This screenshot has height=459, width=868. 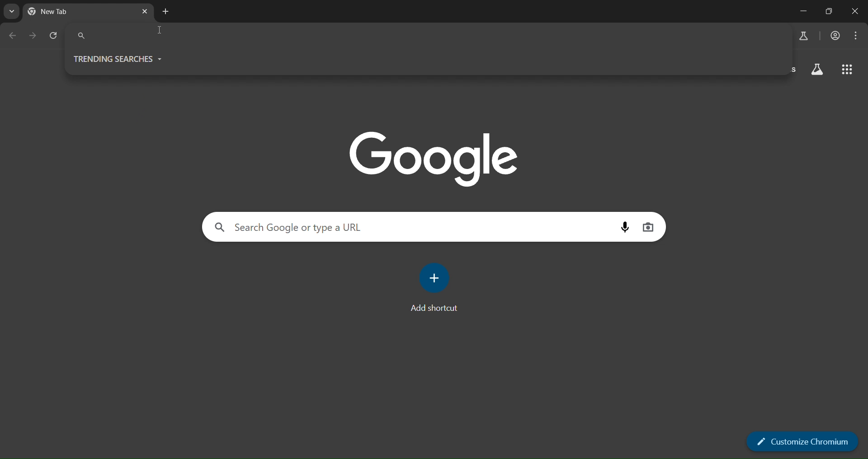 I want to click on search google or type a URL, so click(x=426, y=36).